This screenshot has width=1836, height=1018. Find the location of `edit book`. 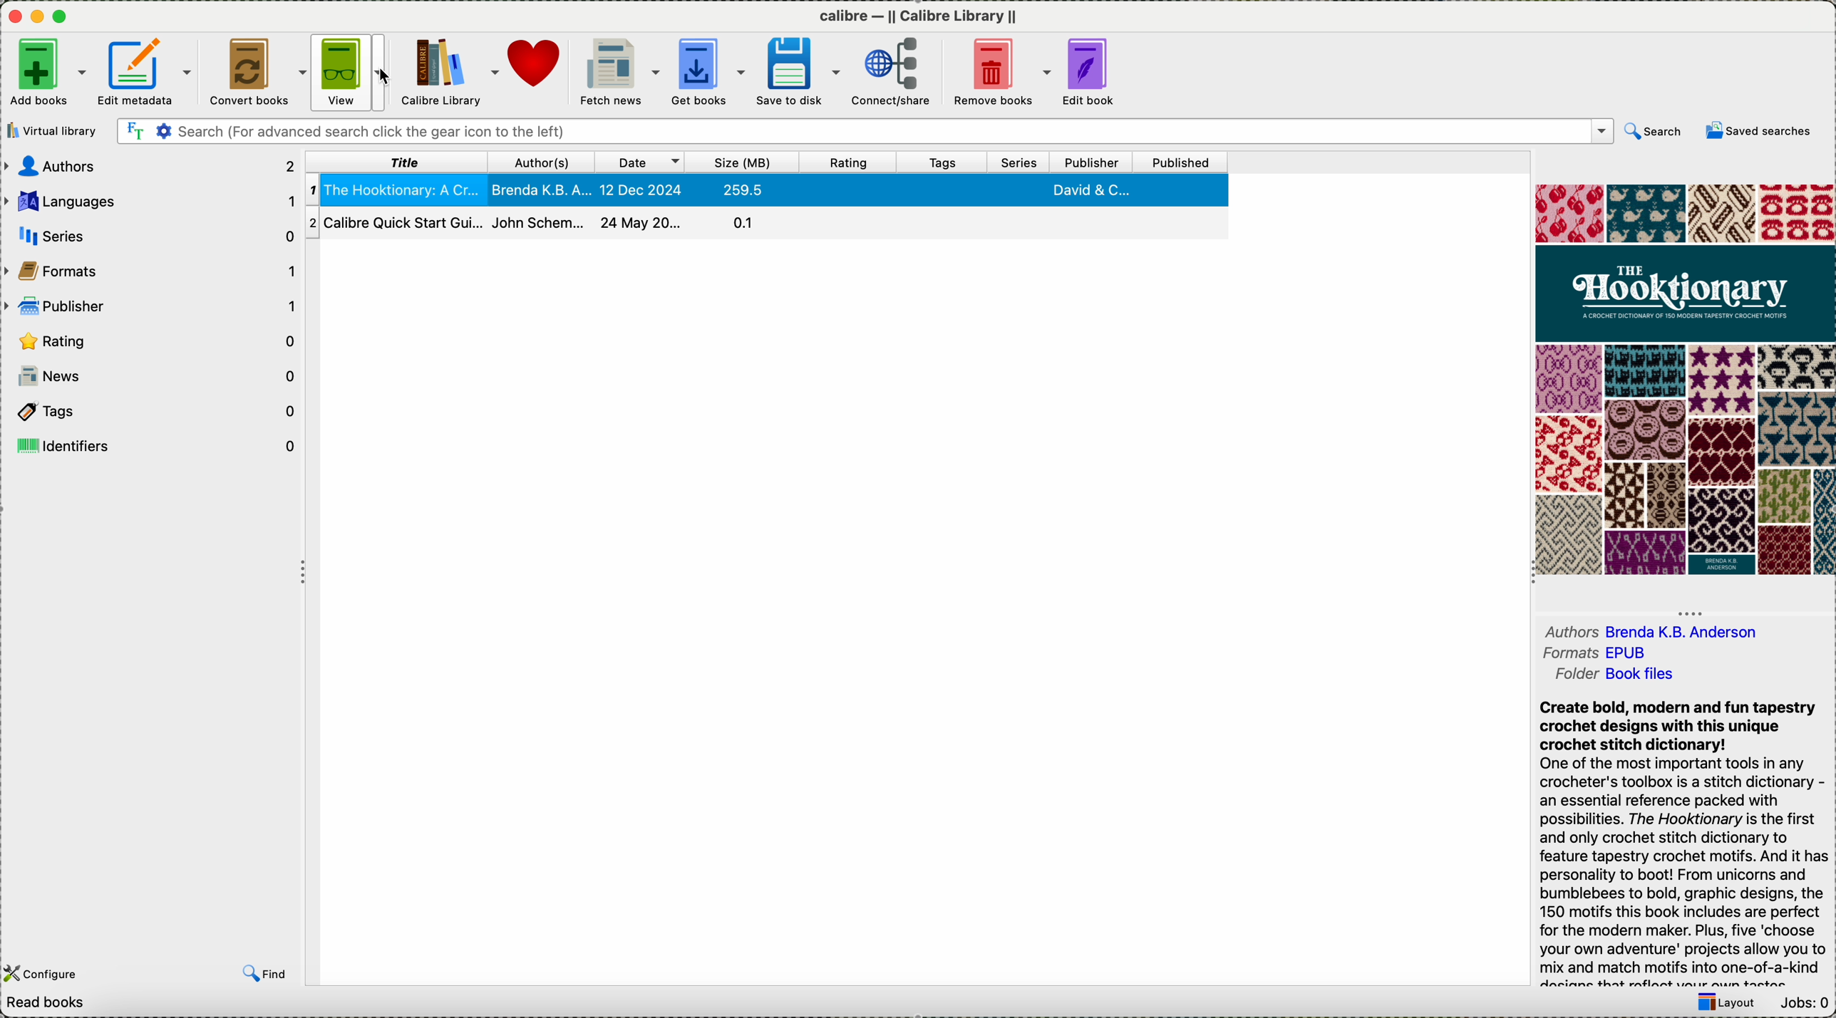

edit book is located at coordinates (1090, 71).